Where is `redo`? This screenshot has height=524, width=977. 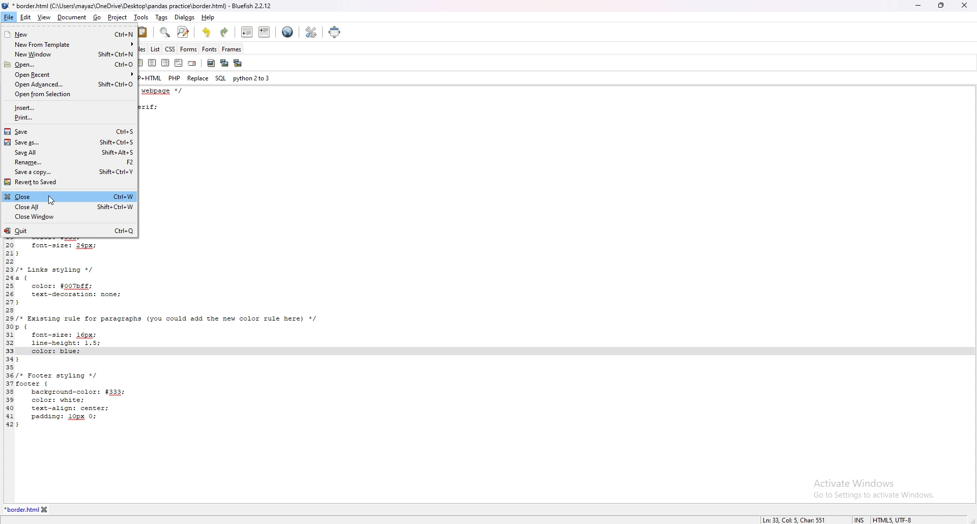
redo is located at coordinates (224, 31).